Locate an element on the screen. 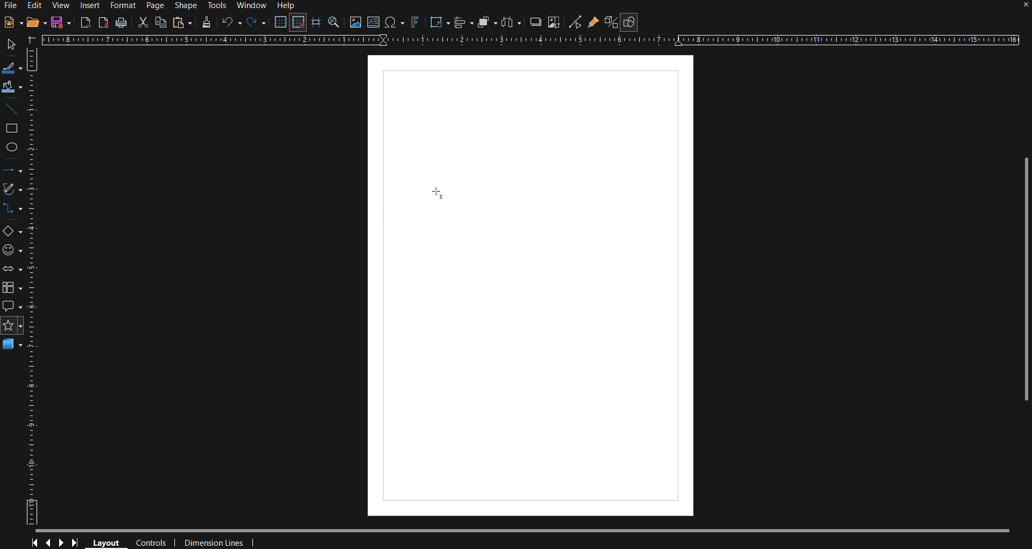 This screenshot has height=549, width=1032. Tools is located at coordinates (216, 5).